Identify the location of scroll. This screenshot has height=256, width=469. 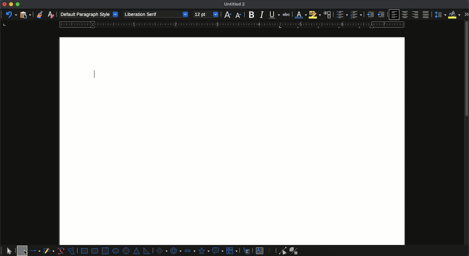
(466, 138).